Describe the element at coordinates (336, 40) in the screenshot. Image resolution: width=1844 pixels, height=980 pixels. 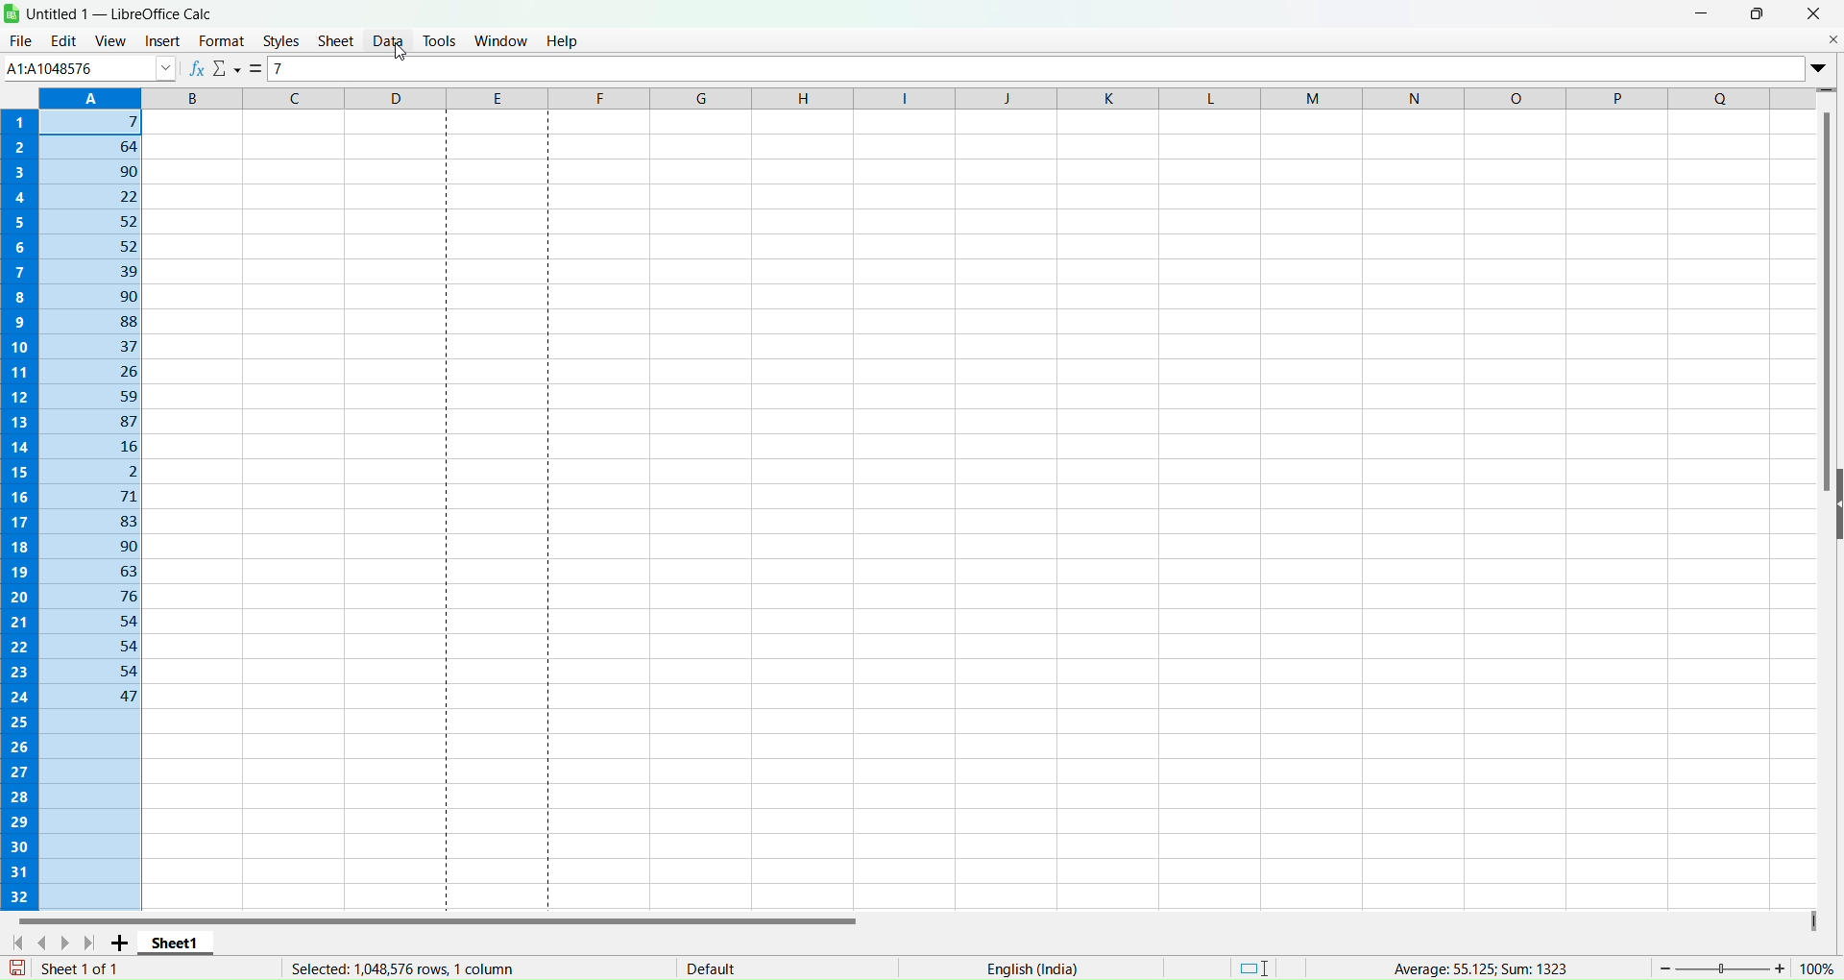
I see `Sheet` at that location.